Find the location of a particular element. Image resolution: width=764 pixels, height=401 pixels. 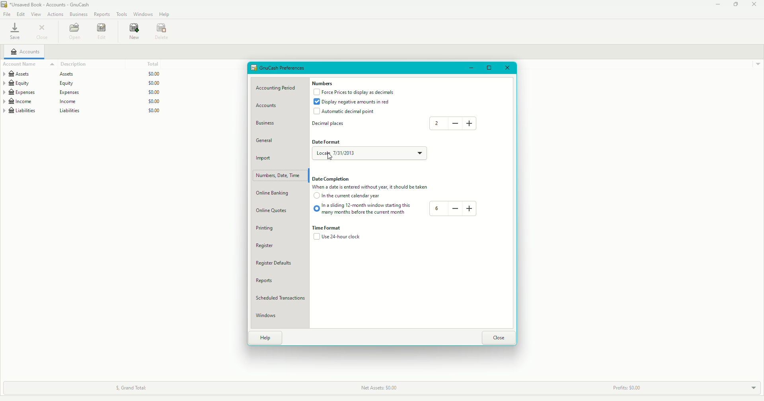

Online Quotes is located at coordinates (277, 210).